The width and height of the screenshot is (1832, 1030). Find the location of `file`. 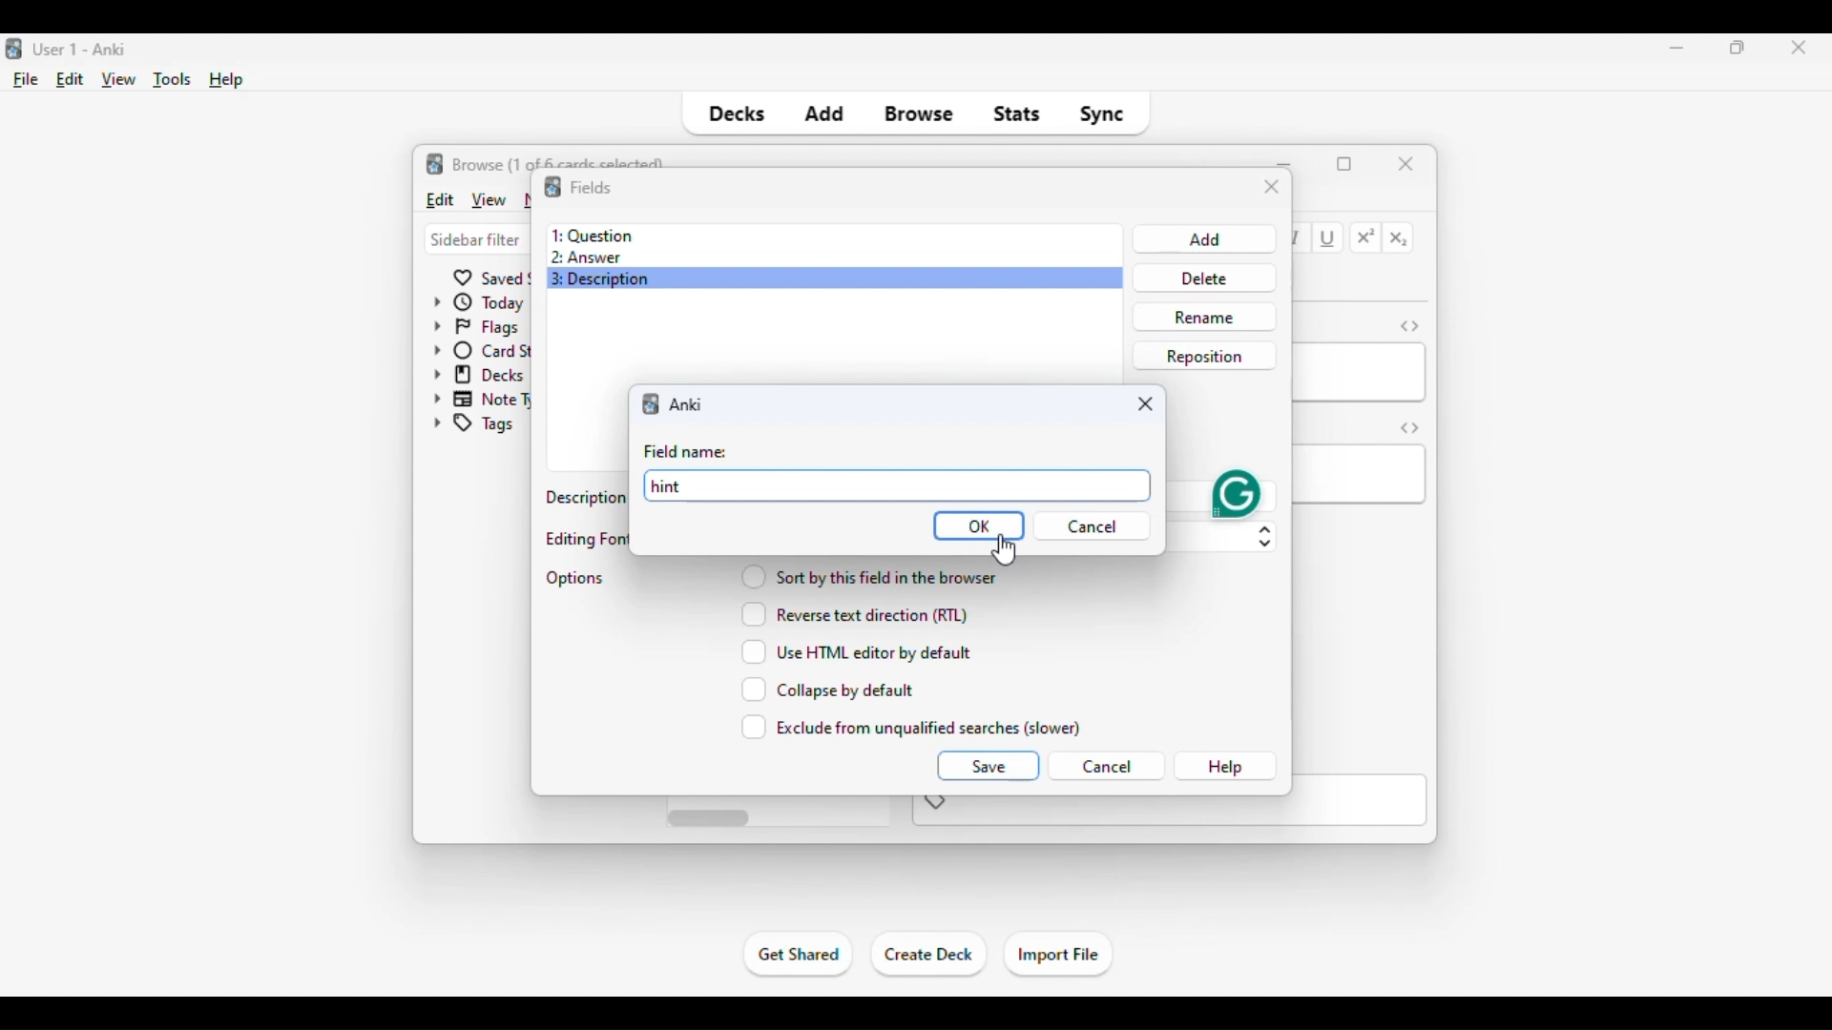

file is located at coordinates (27, 80).